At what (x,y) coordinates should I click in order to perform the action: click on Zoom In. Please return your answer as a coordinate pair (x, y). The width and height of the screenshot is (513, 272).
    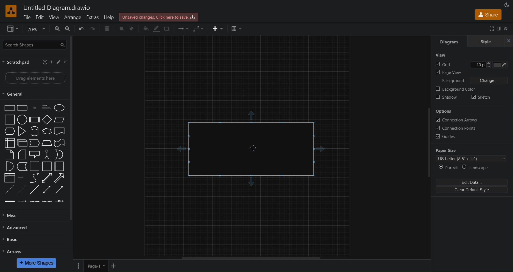
    Looking at the image, I should click on (56, 29).